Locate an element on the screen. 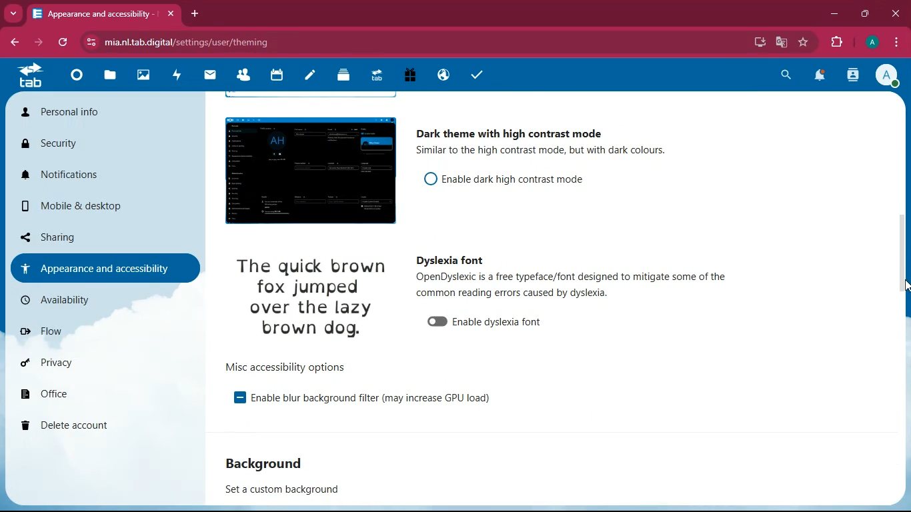 The height and width of the screenshot is (512, 911). home is located at coordinates (79, 78).